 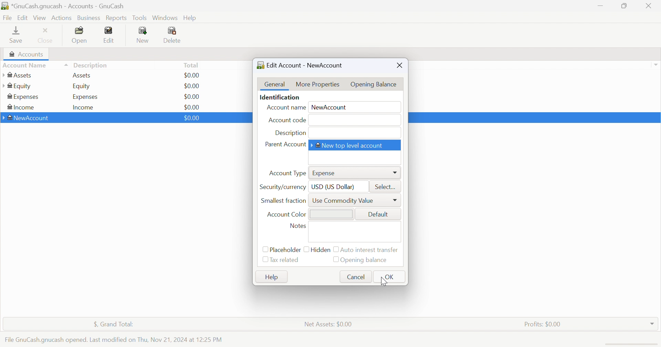 I want to click on Expenses, so click(x=85, y=97).